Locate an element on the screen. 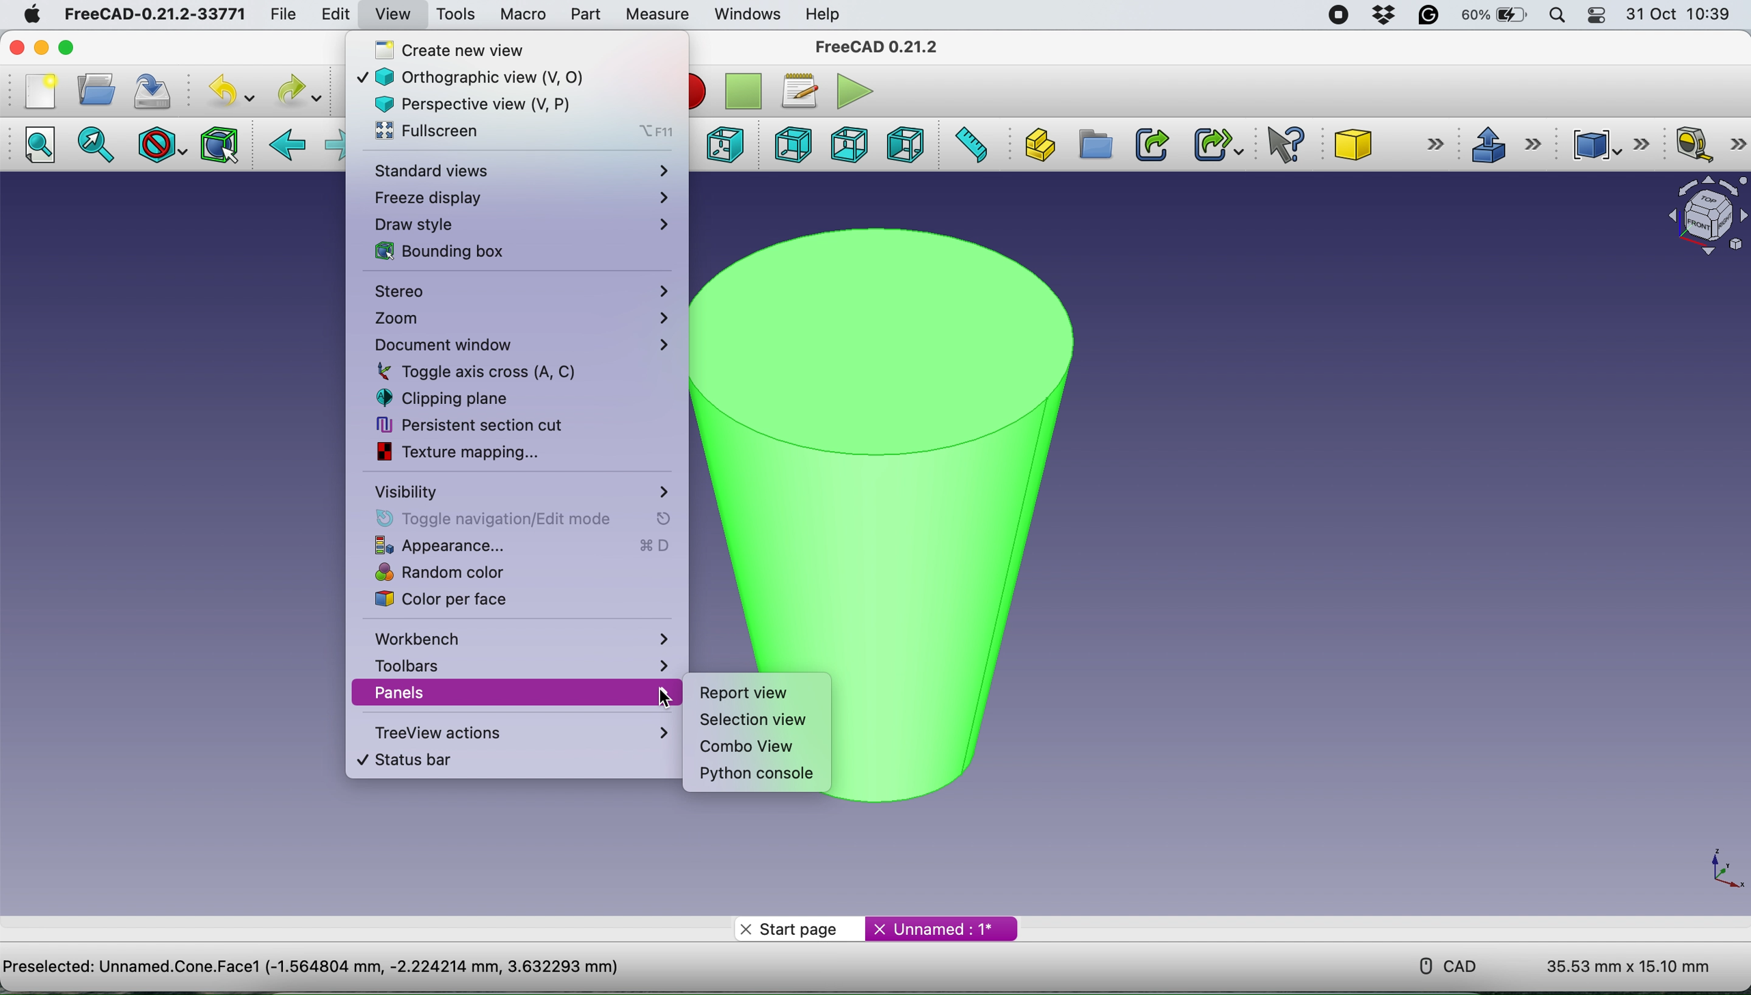  spotlight search is located at coordinates (1557, 15).